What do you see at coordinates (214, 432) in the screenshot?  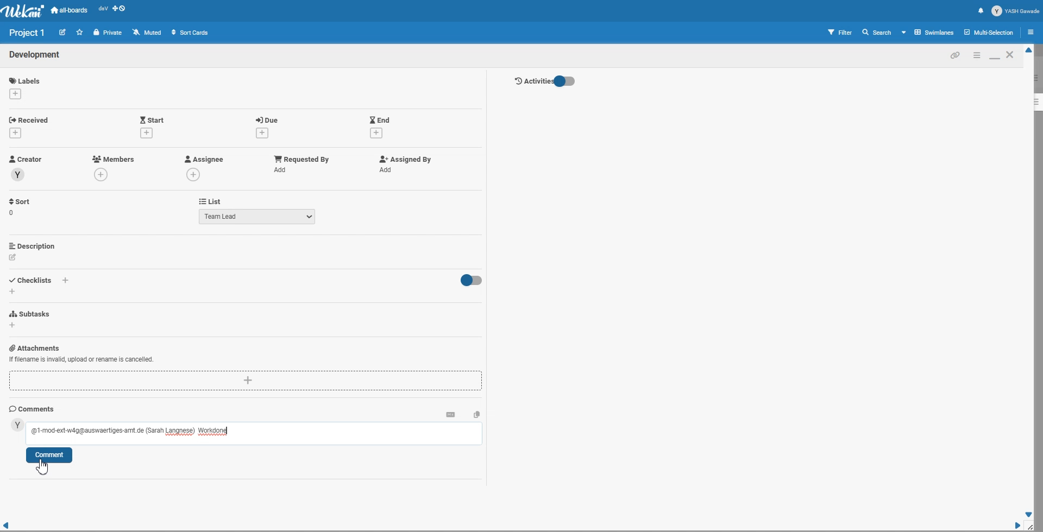 I see `Text` at bounding box center [214, 432].